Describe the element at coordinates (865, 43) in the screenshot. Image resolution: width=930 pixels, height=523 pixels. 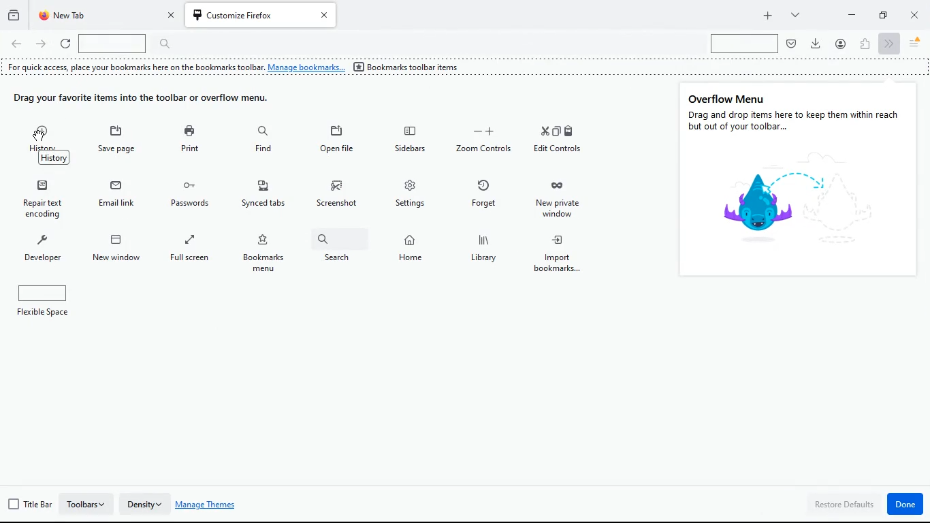
I see `extensions` at that location.